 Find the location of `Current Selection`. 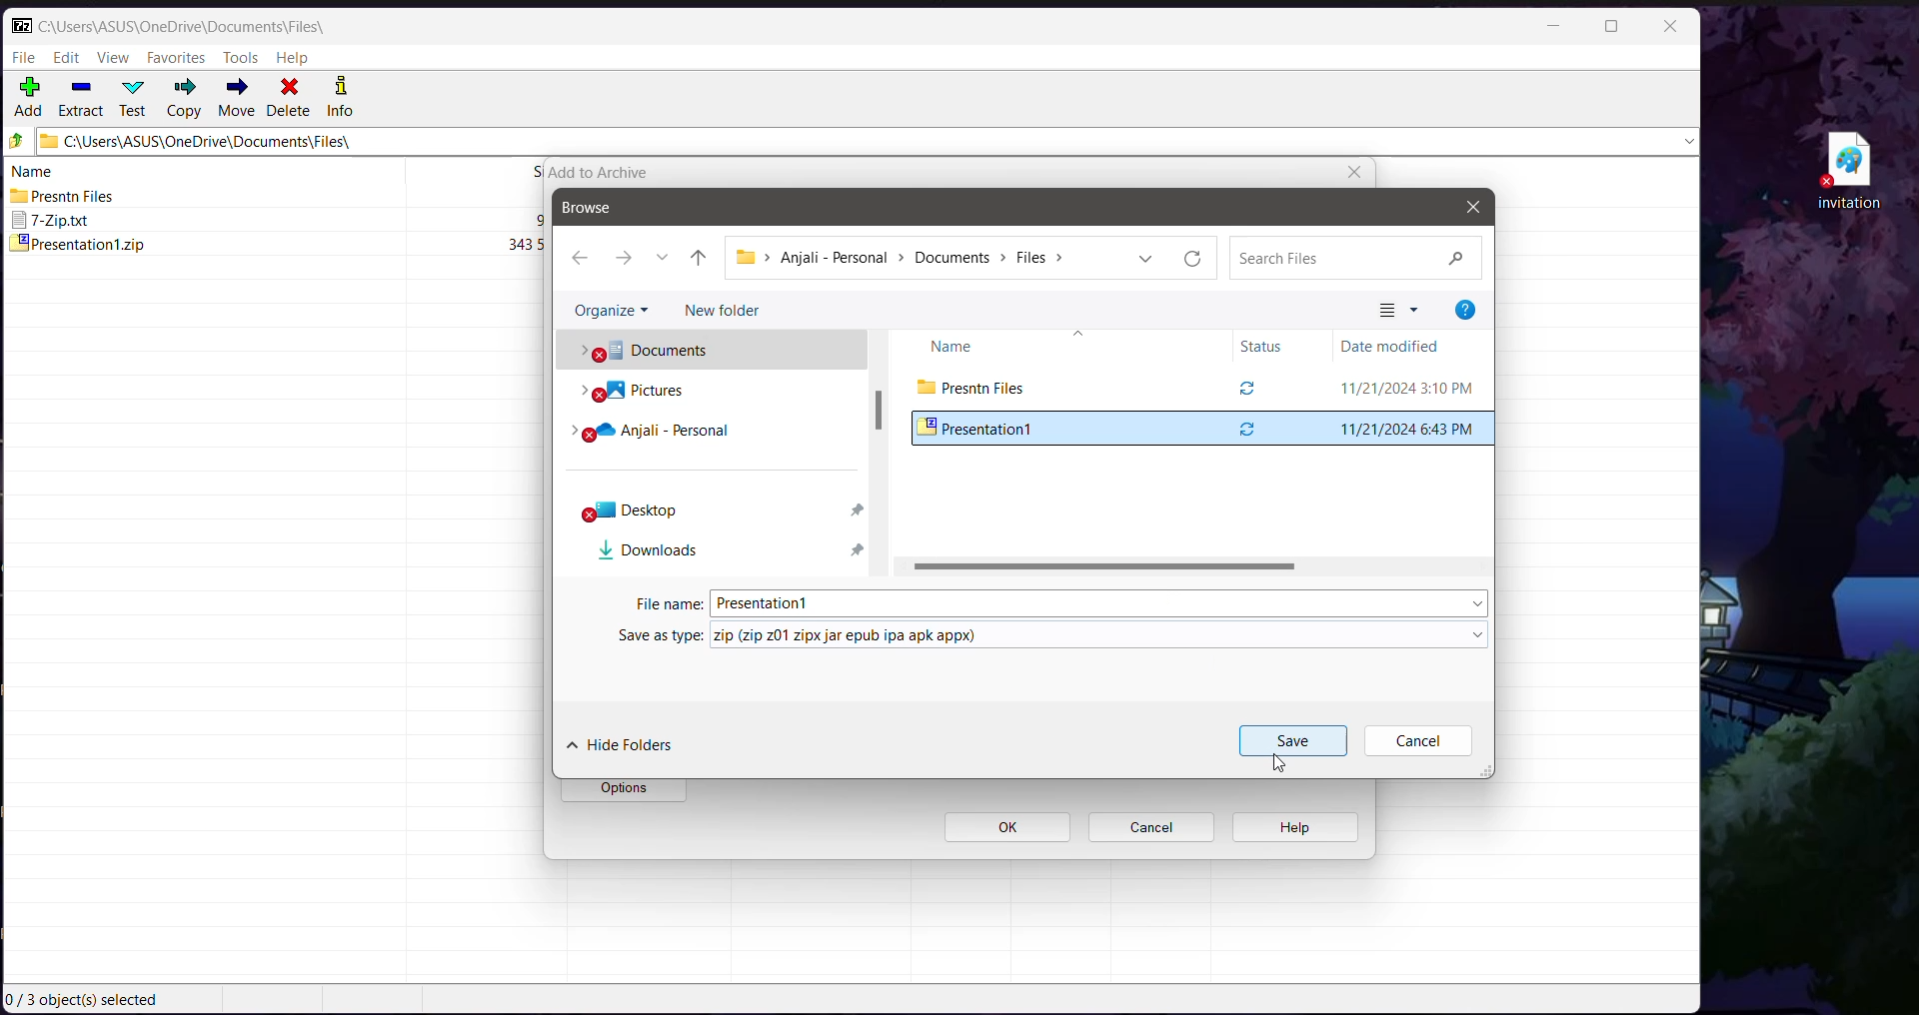

Current Selection is located at coordinates (89, 1000).